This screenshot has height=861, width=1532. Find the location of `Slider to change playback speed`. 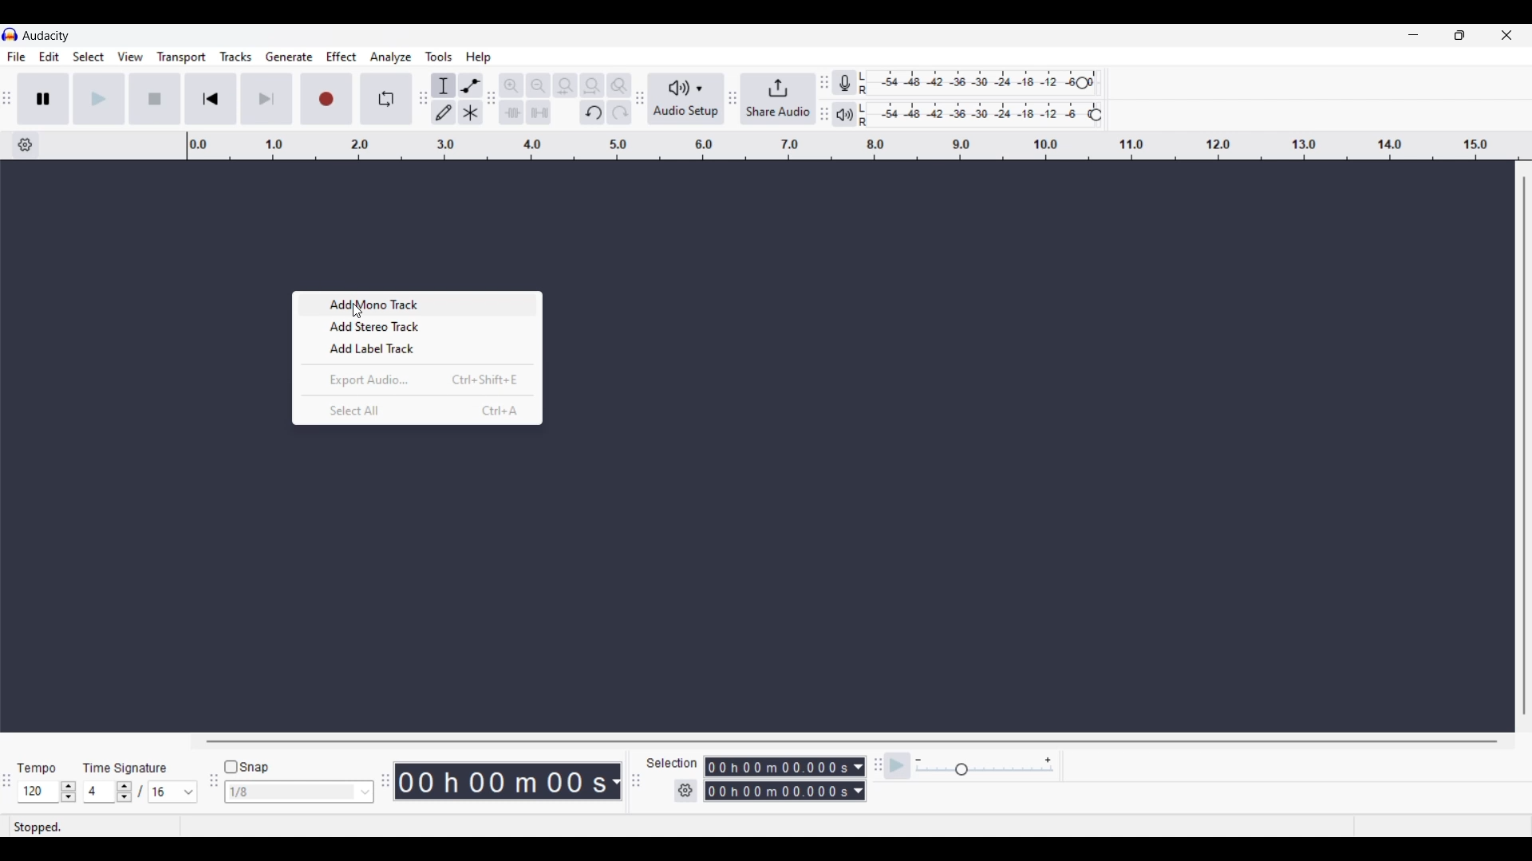

Slider to change playback speed is located at coordinates (985, 771).